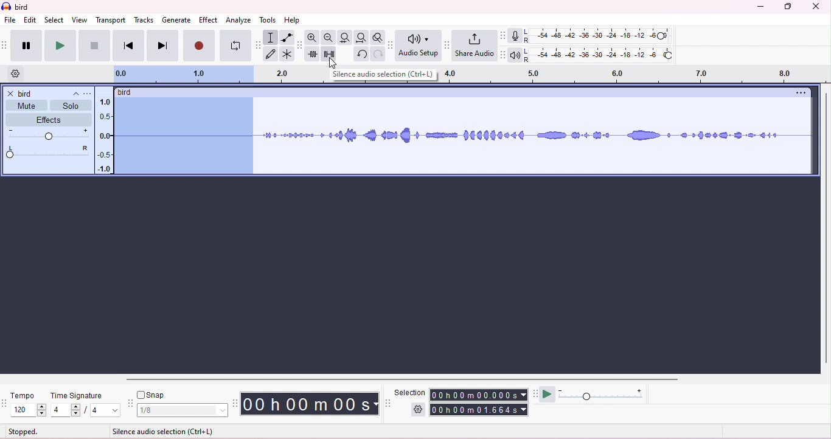  Describe the element at coordinates (130, 403) in the screenshot. I see `snap tool bar` at that location.